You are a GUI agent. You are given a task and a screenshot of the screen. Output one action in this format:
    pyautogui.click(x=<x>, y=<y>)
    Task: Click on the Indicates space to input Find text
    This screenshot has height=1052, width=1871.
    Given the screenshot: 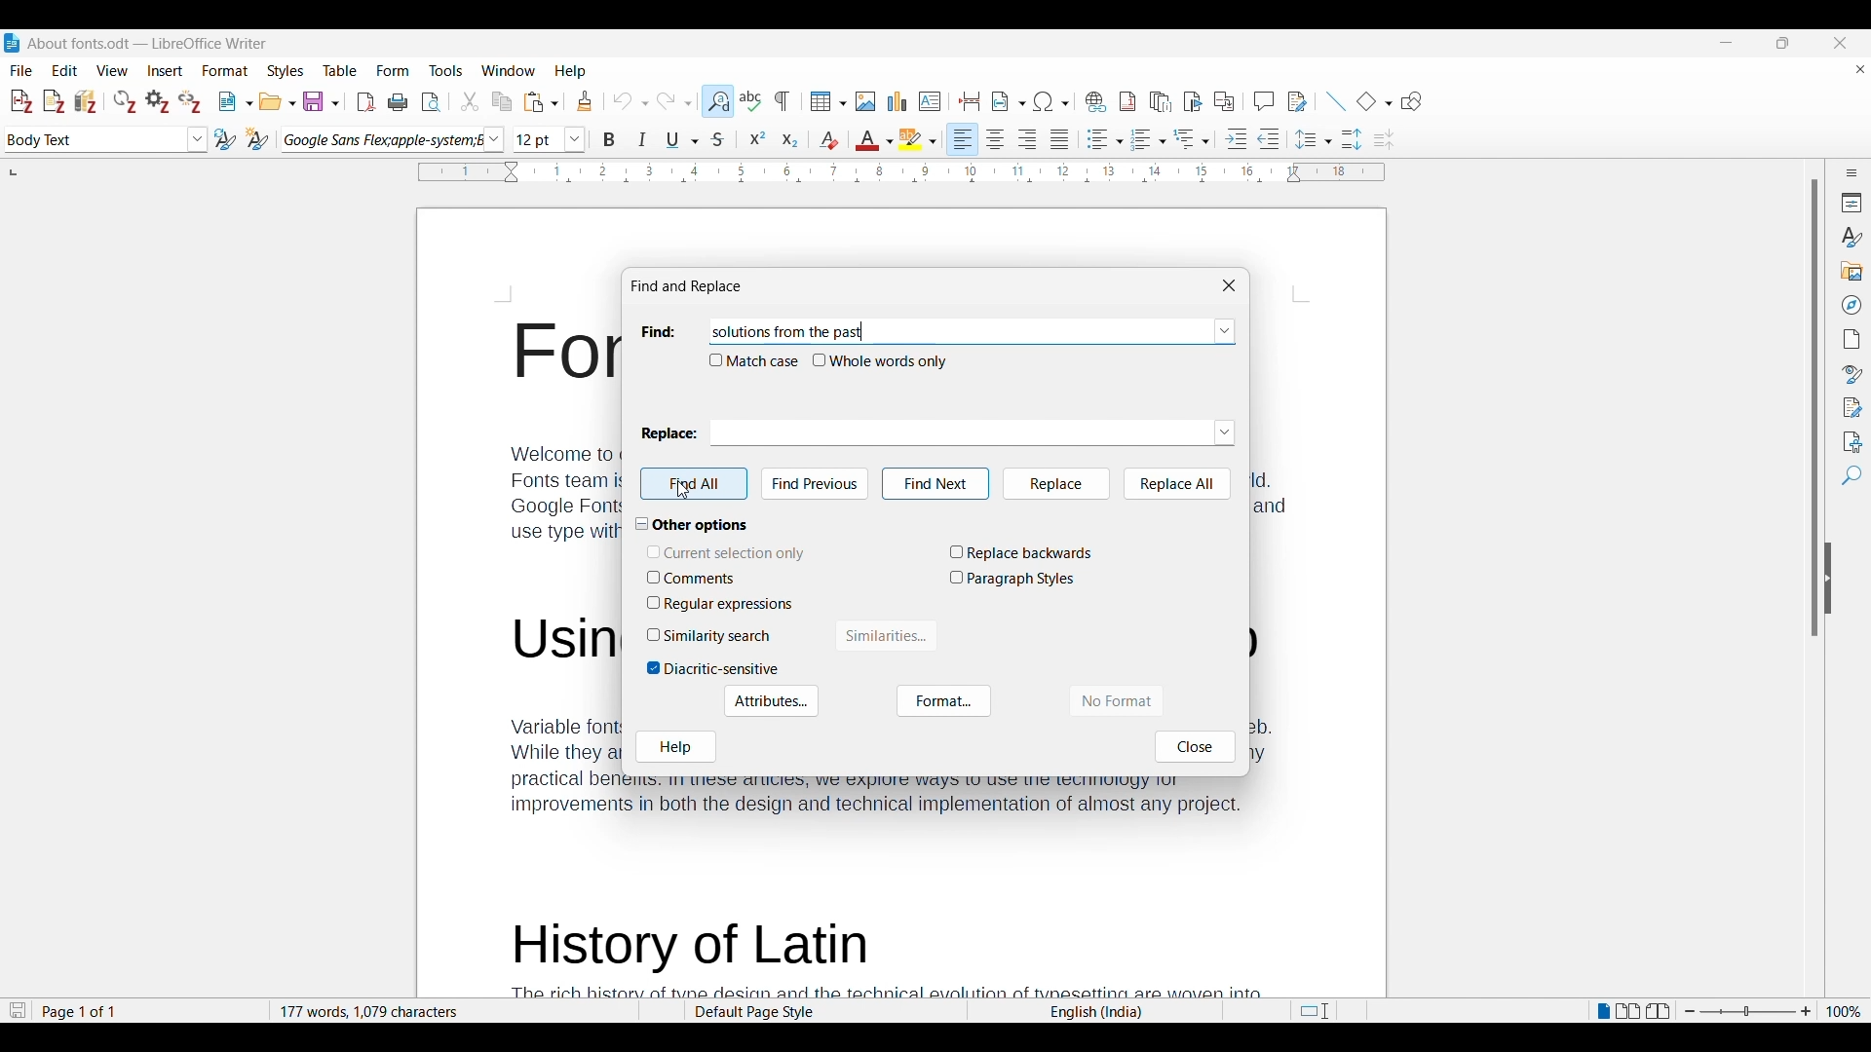 What is the action you would take?
    pyautogui.click(x=661, y=332)
    